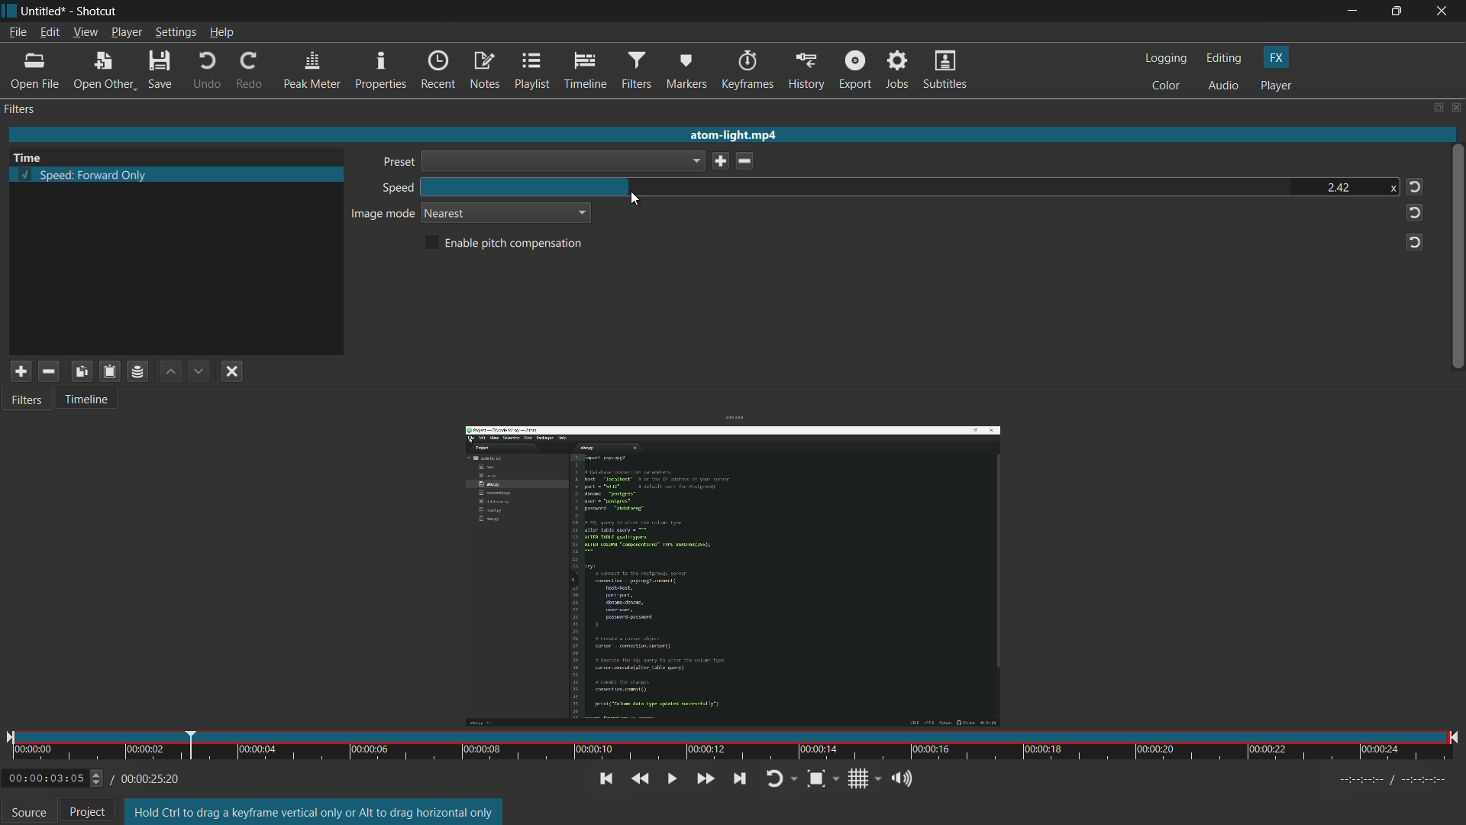 The image size is (1466, 825). Describe the element at coordinates (83, 179) in the screenshot. I see `speed forward only` at that location.